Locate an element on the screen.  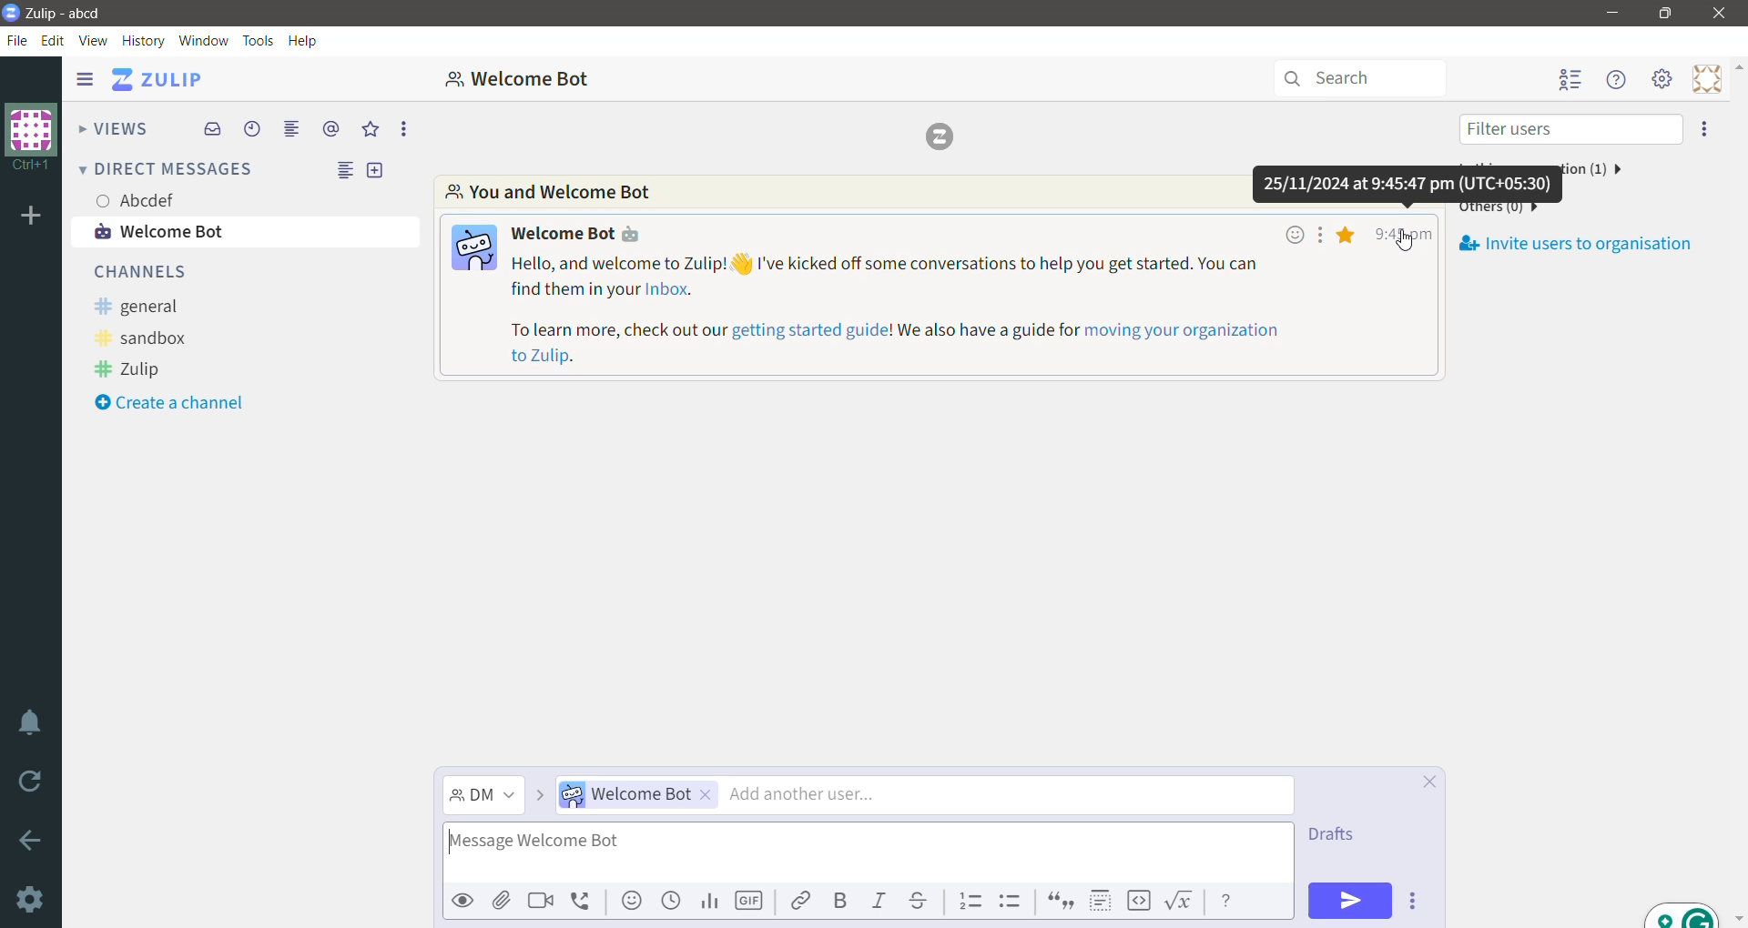
Search is located at coordinates (1359, 77).